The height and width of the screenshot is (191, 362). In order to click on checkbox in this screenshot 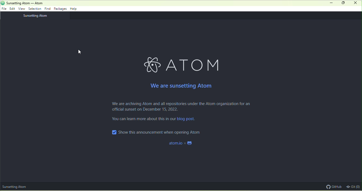, I will do `click(113, 132)`.